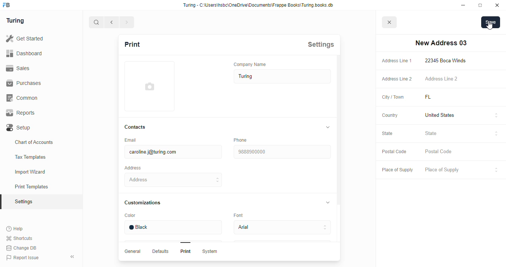 The image size is (506, 267). Describe the element at coordinates (441, 78) in the screenshot. I see `address line 2` at that location.